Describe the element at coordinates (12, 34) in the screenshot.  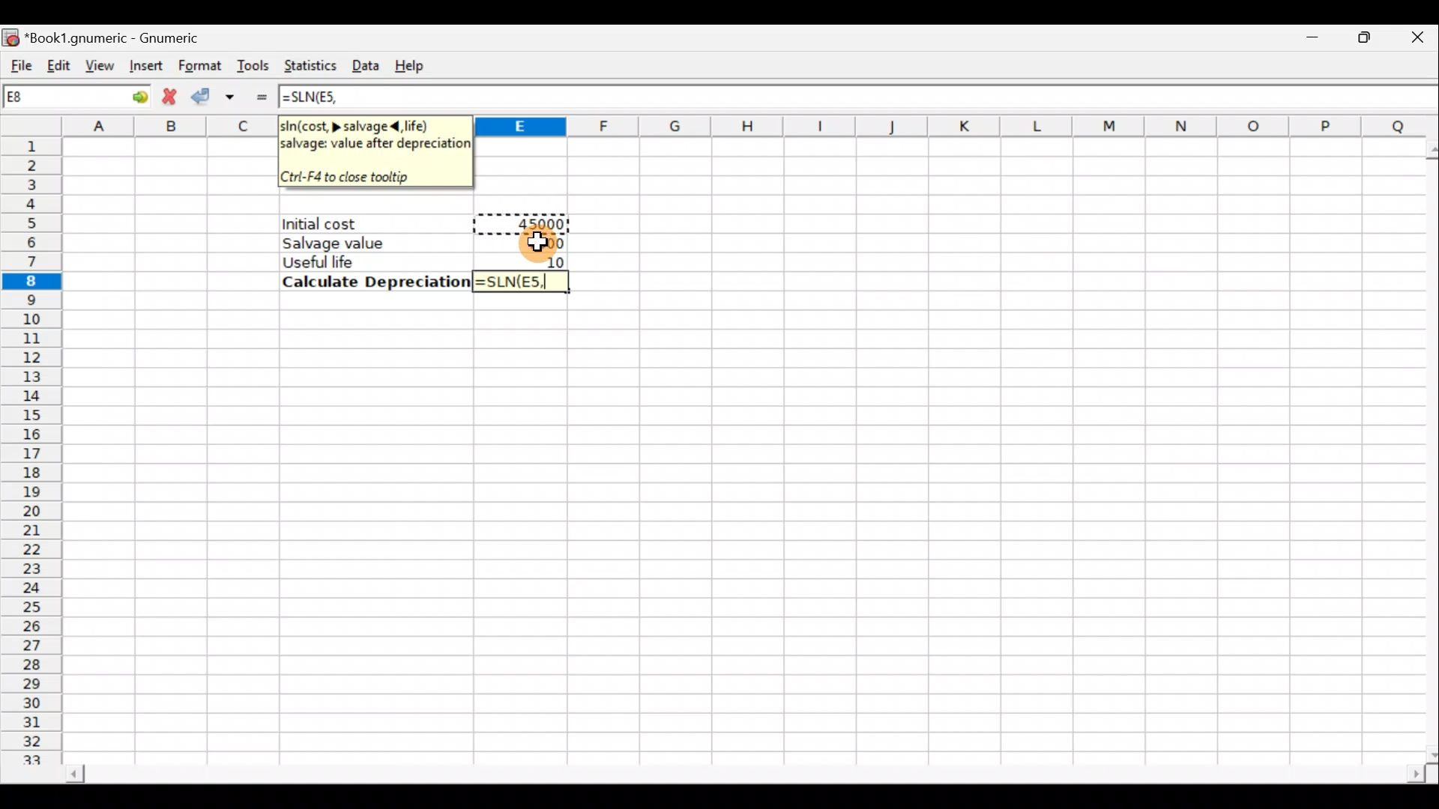
I see `Gnumeric logo` at that location.